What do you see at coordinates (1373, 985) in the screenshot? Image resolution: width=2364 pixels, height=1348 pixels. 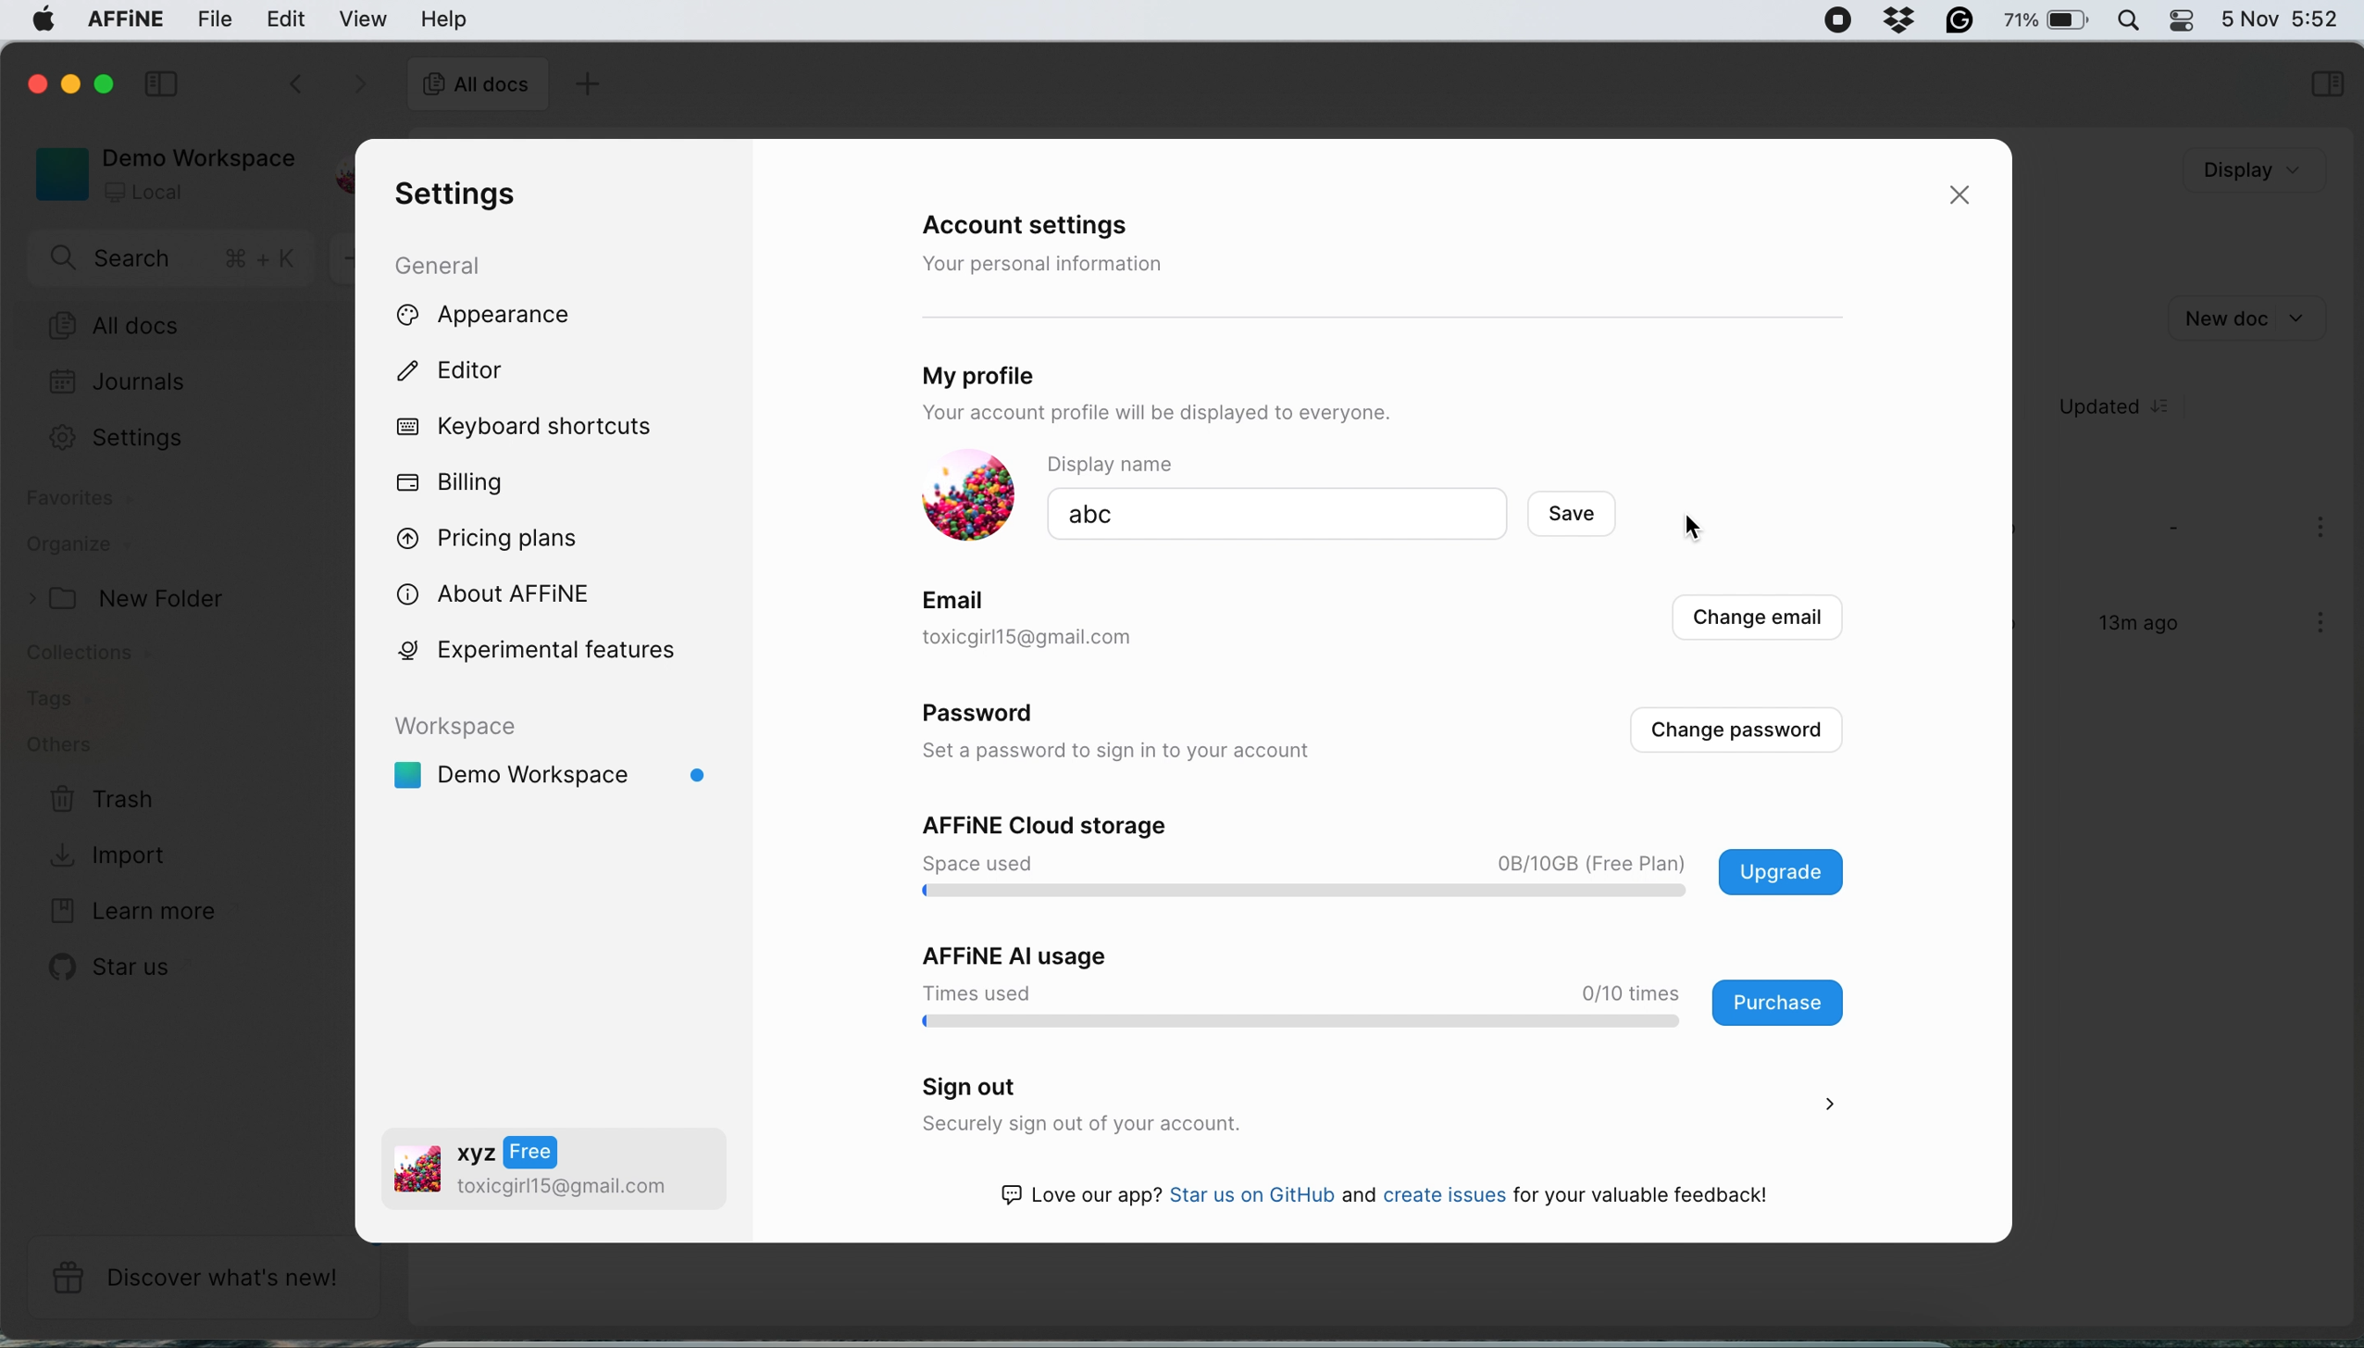 I see `affine ai usage` at bounding box center [1373, 985].